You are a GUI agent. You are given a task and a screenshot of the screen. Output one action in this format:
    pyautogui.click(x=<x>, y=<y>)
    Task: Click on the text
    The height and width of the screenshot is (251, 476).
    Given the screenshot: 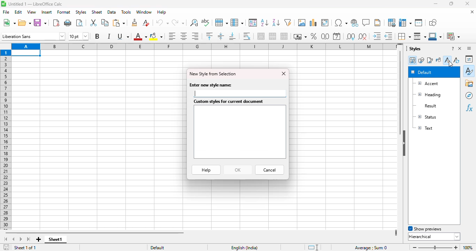 What is the action you would take?
    pyautogui.click(x=424, y=128)
    